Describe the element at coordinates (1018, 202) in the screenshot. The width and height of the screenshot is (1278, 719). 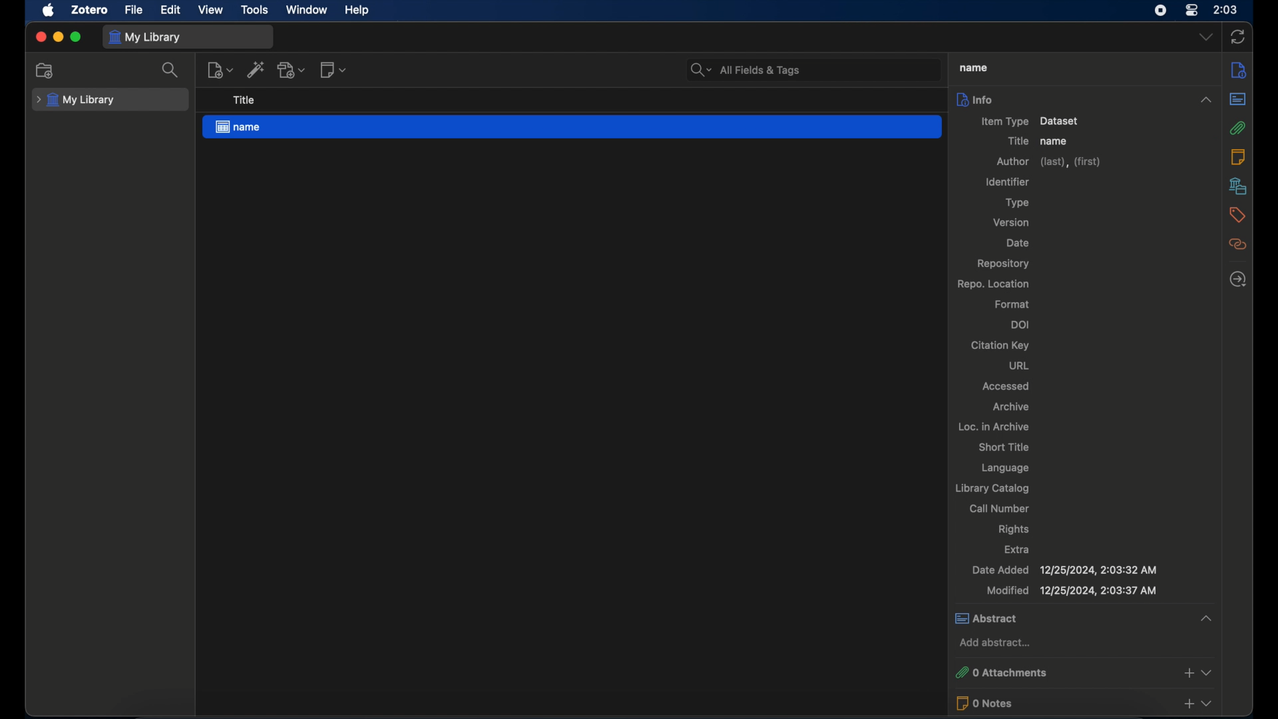
I see `type` at that location.